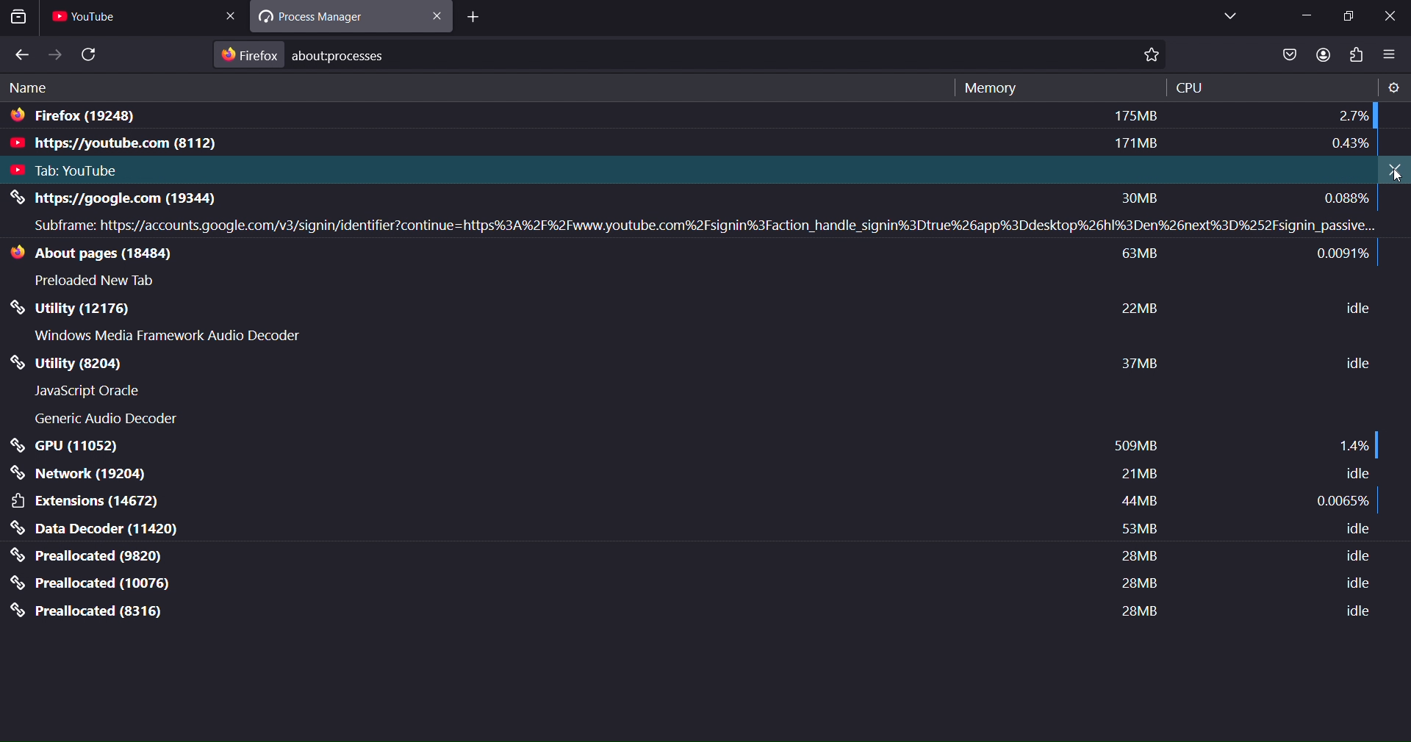 This screenshot has height=742, width=1411. Describe the element at coordinates (1146, 256) in the screenshot. I see `63 MB` at that location.